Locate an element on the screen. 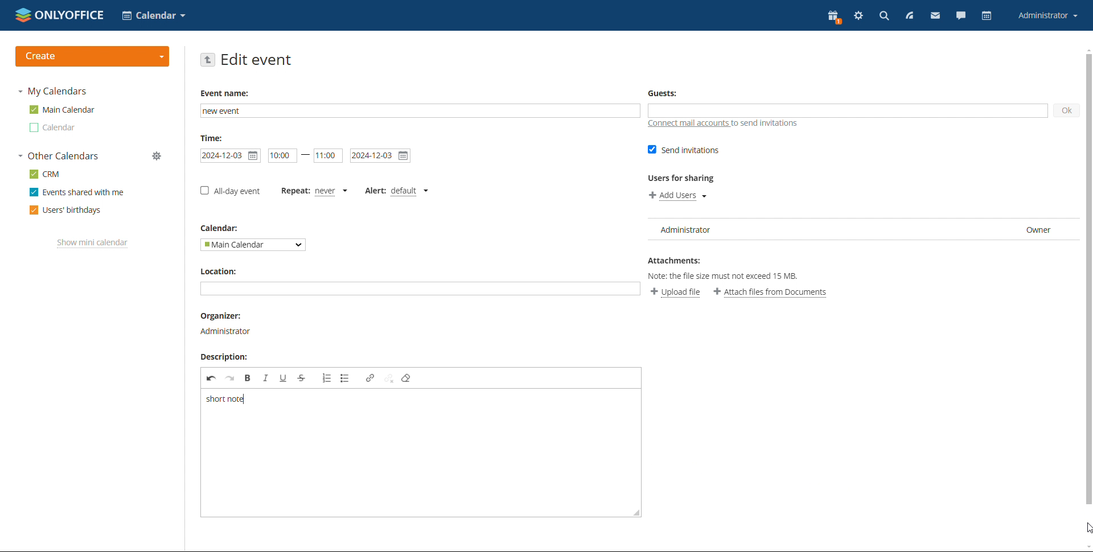  account is located at coordinates (1048, 15).